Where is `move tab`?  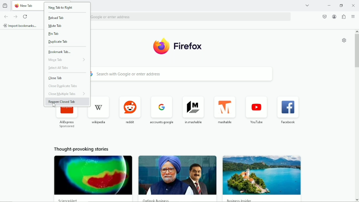
move tab is located at coordinates (66, 60).